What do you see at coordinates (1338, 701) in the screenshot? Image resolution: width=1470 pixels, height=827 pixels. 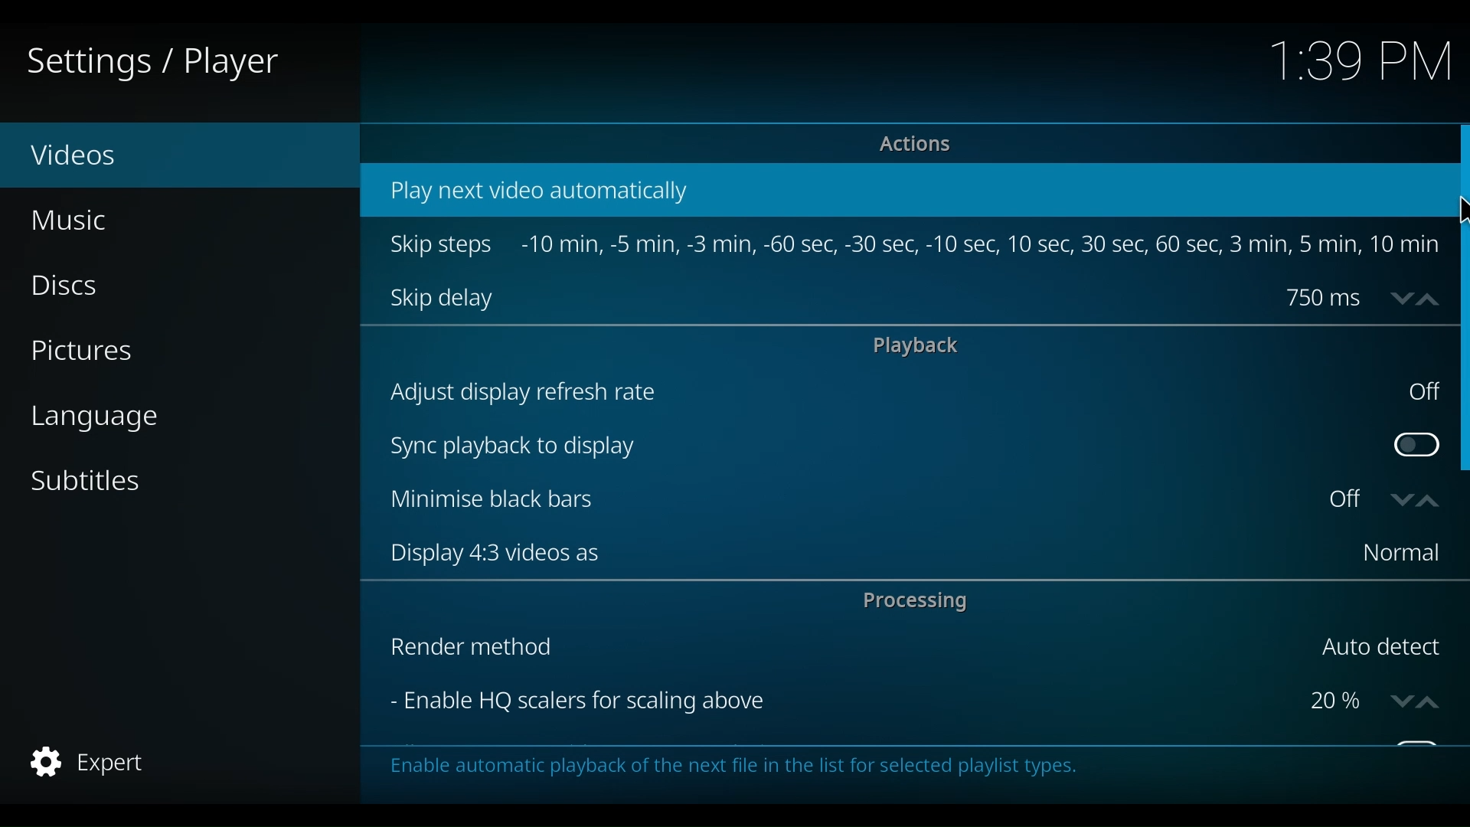 I see `Percentage scalers` at bounding box center [1338, 701].